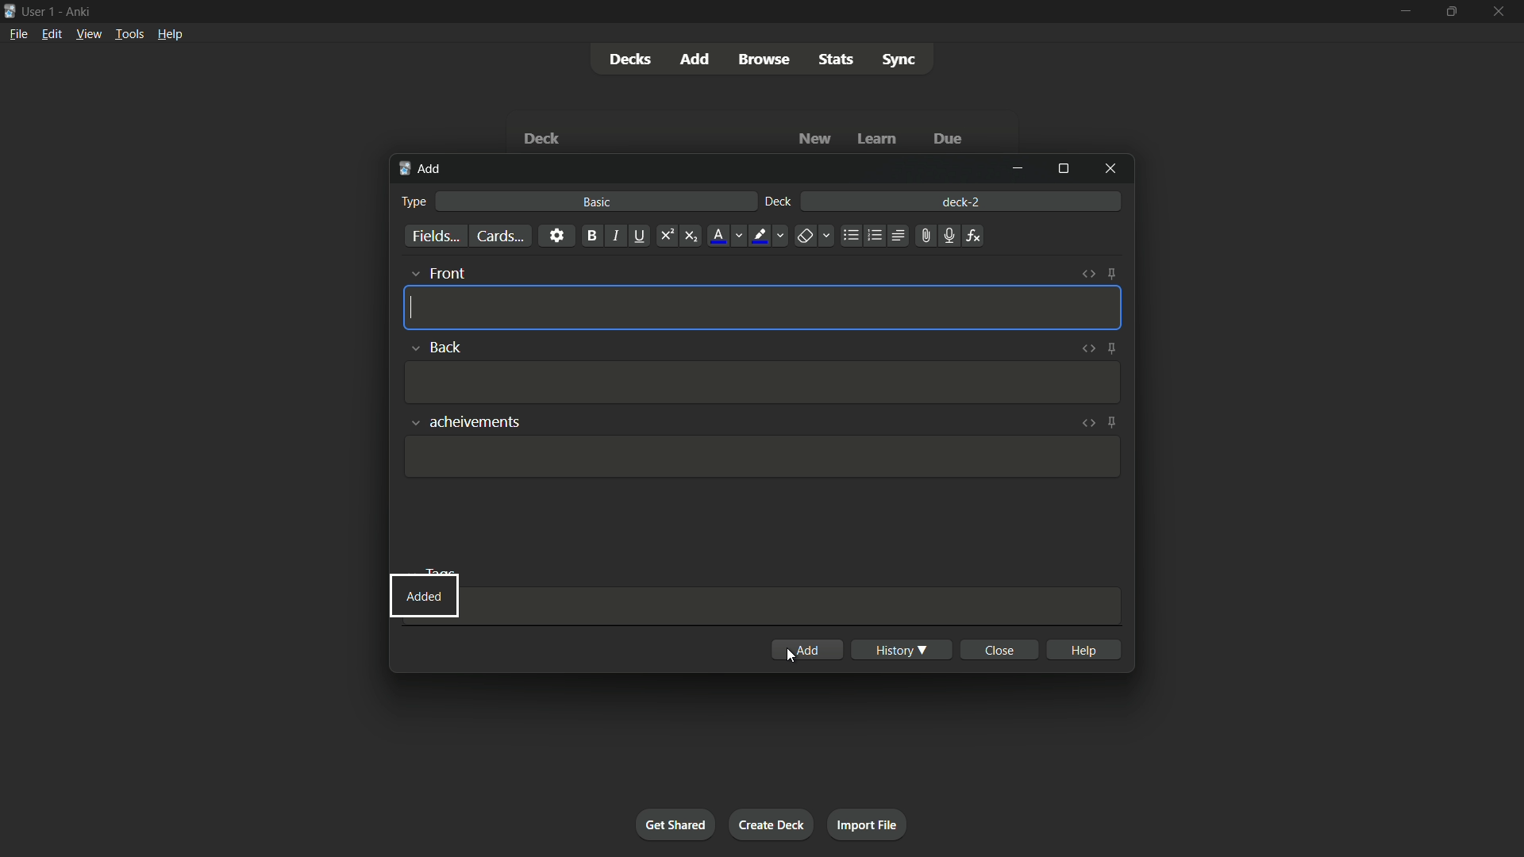 Image resolution: width=1524 pixels, height=857 pixels. I want to click on Due, so click(949, 138).